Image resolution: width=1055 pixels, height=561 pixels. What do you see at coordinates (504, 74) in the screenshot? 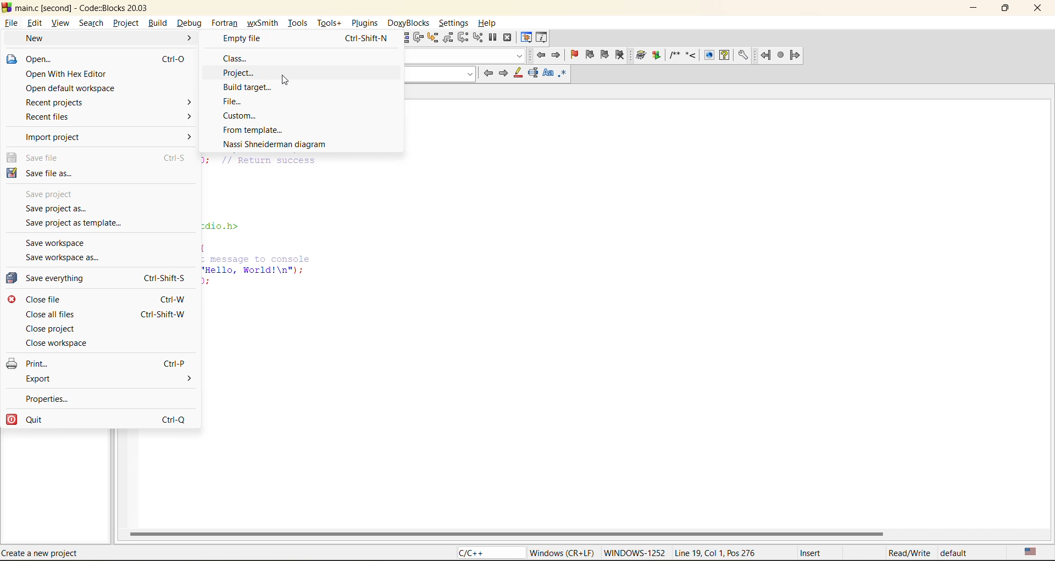
I see `next` at bounding box center [504, 74].